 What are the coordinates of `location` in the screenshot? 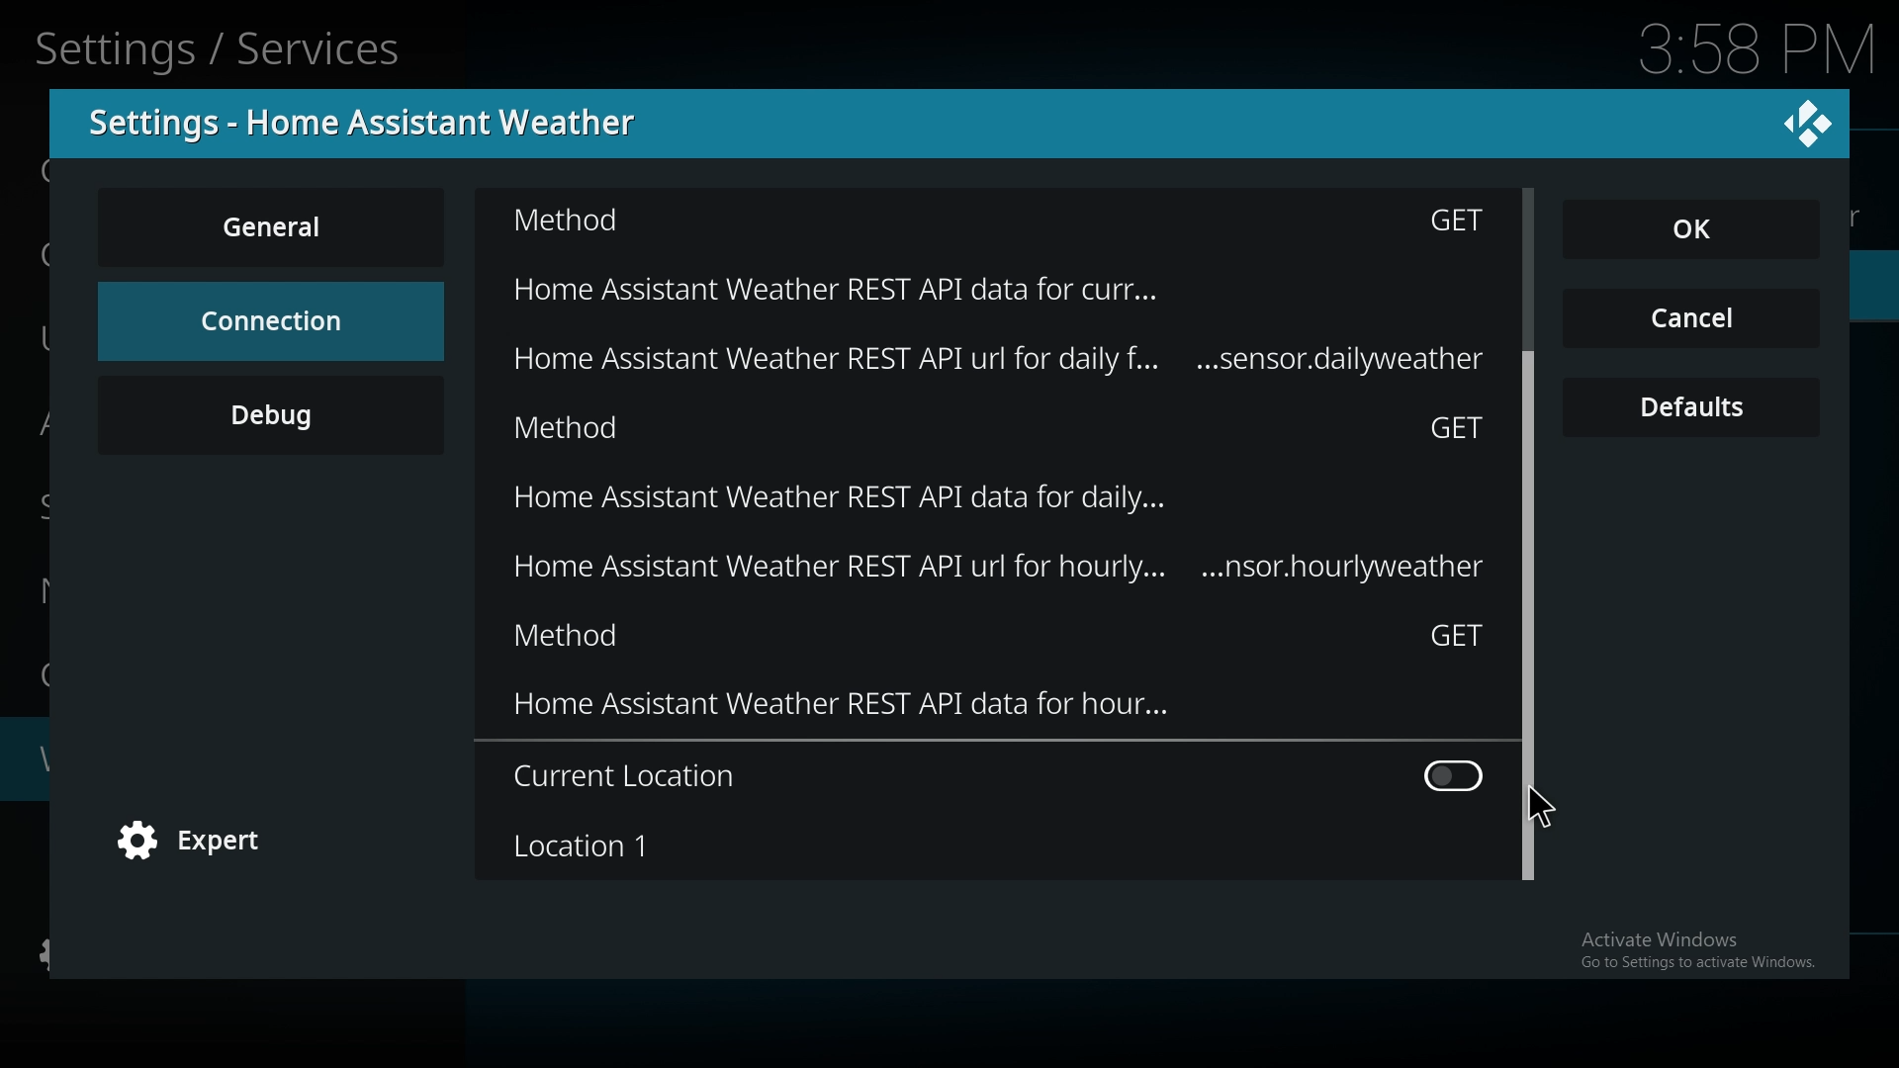 It's located at (988, 845).